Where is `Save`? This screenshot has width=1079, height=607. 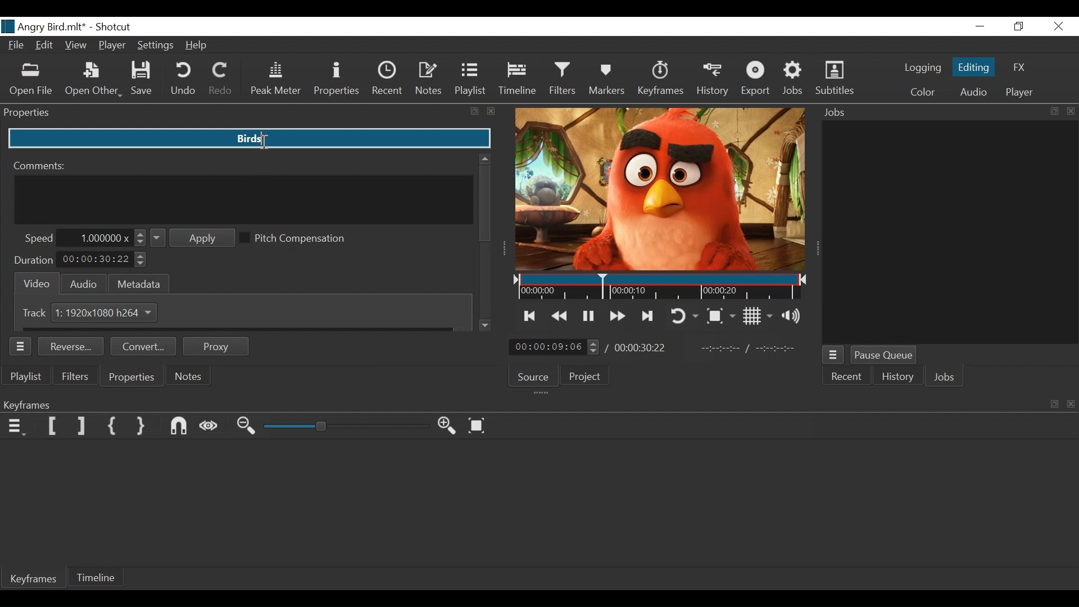 Save is located at coordinates (143, 80).